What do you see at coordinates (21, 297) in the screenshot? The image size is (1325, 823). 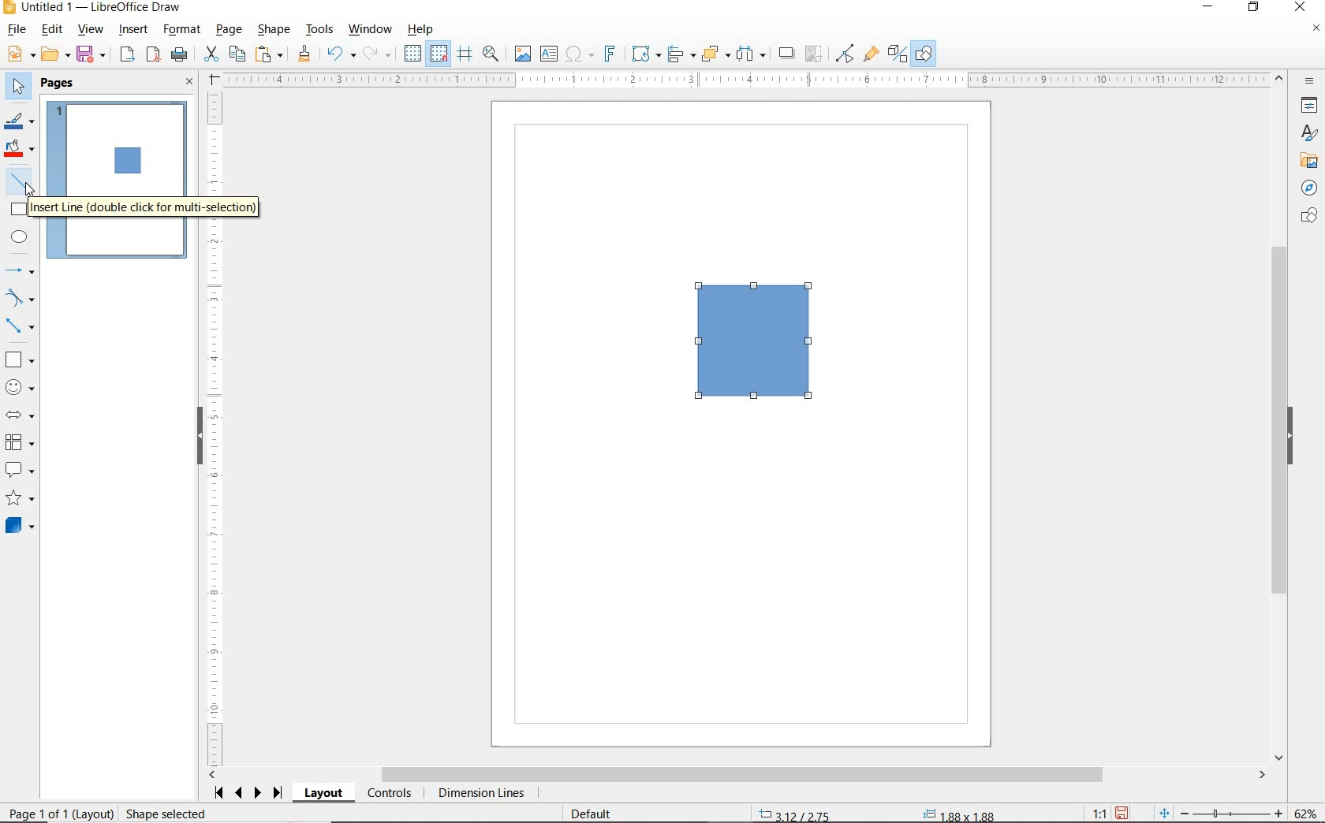 I see `CURVES AND POLYGONS` at bounding box center [21, 297].